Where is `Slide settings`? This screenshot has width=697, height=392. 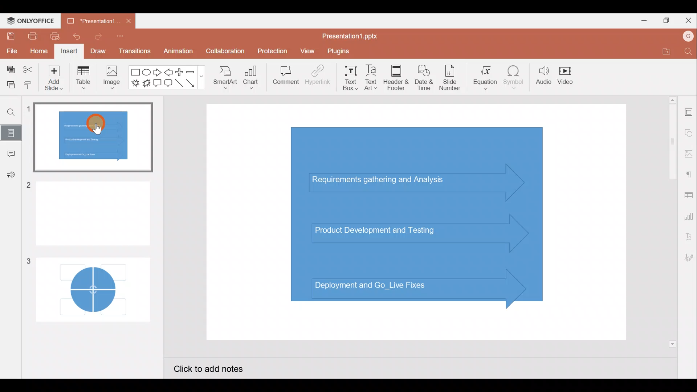
Slide settings is located at coordinates (688, 113).